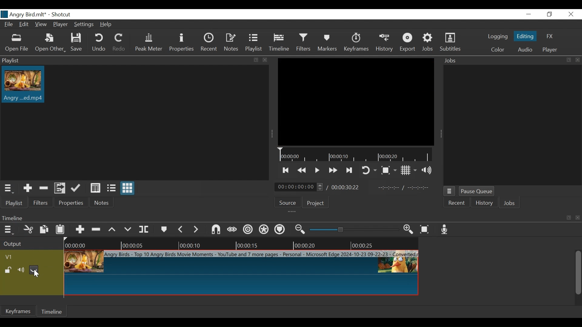 Image resolution: width=582 pixels, height=327 pixels. I want to click on Ripple all tracks, so click(263, 230).